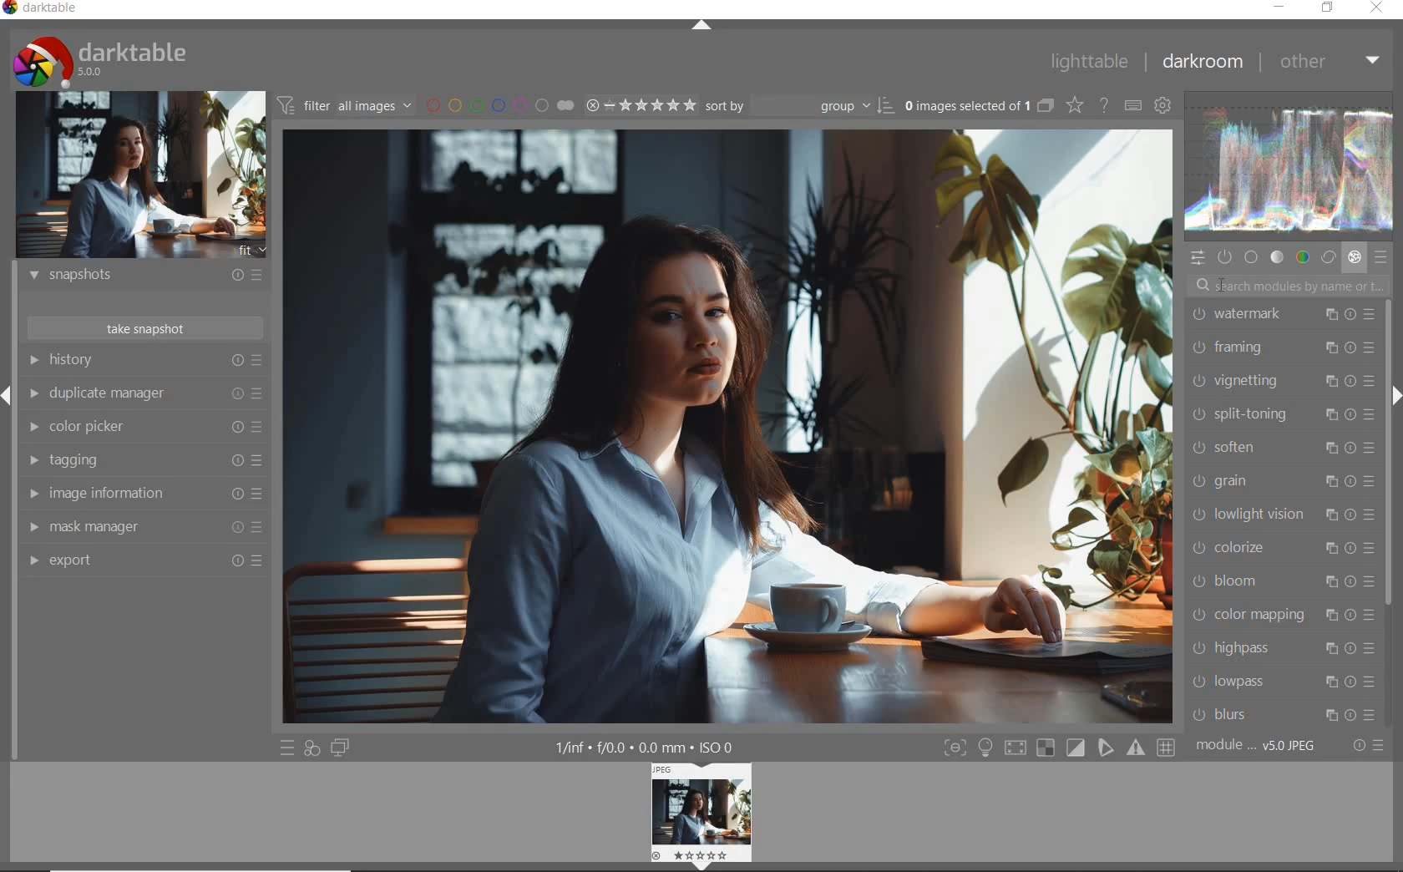  I want to click on filter images based on their modules, so click(344, 104).